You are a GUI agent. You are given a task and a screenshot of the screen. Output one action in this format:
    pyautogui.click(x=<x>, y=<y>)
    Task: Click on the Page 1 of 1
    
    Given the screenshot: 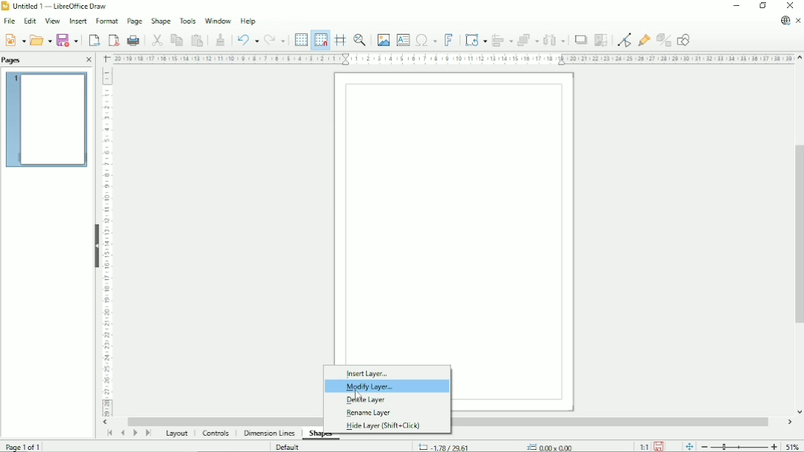 What is the action you would take?
    pyautogui.click(x=24, y=445)
    